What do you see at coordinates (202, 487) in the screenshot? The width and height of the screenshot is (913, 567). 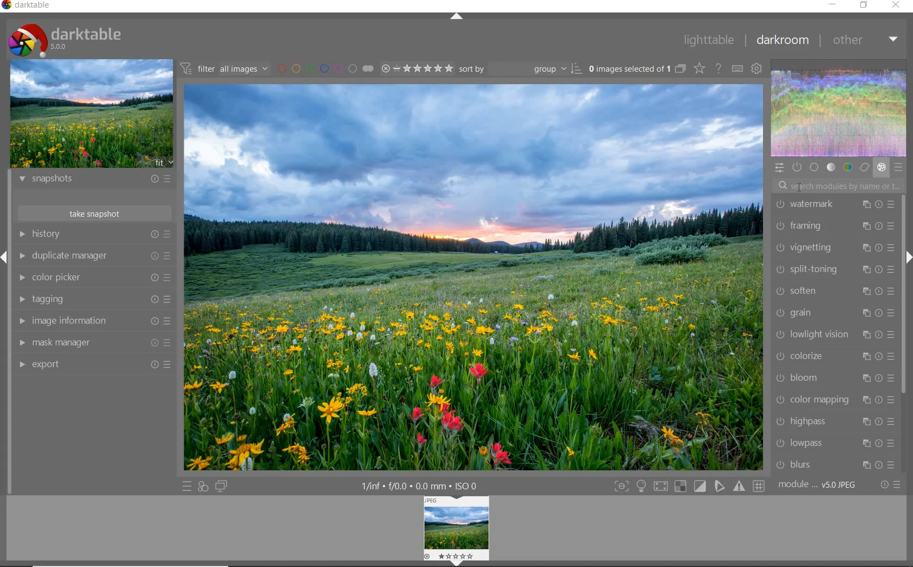 I see `quick access for applying any of your styles` at bounding box center [202, 487].